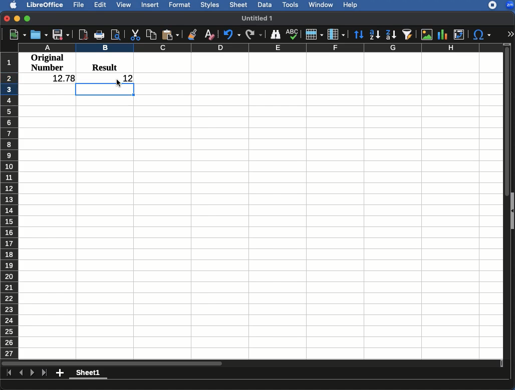 This screenshot has height=390, width=515. I want to click on Expand, so click(510, 34).